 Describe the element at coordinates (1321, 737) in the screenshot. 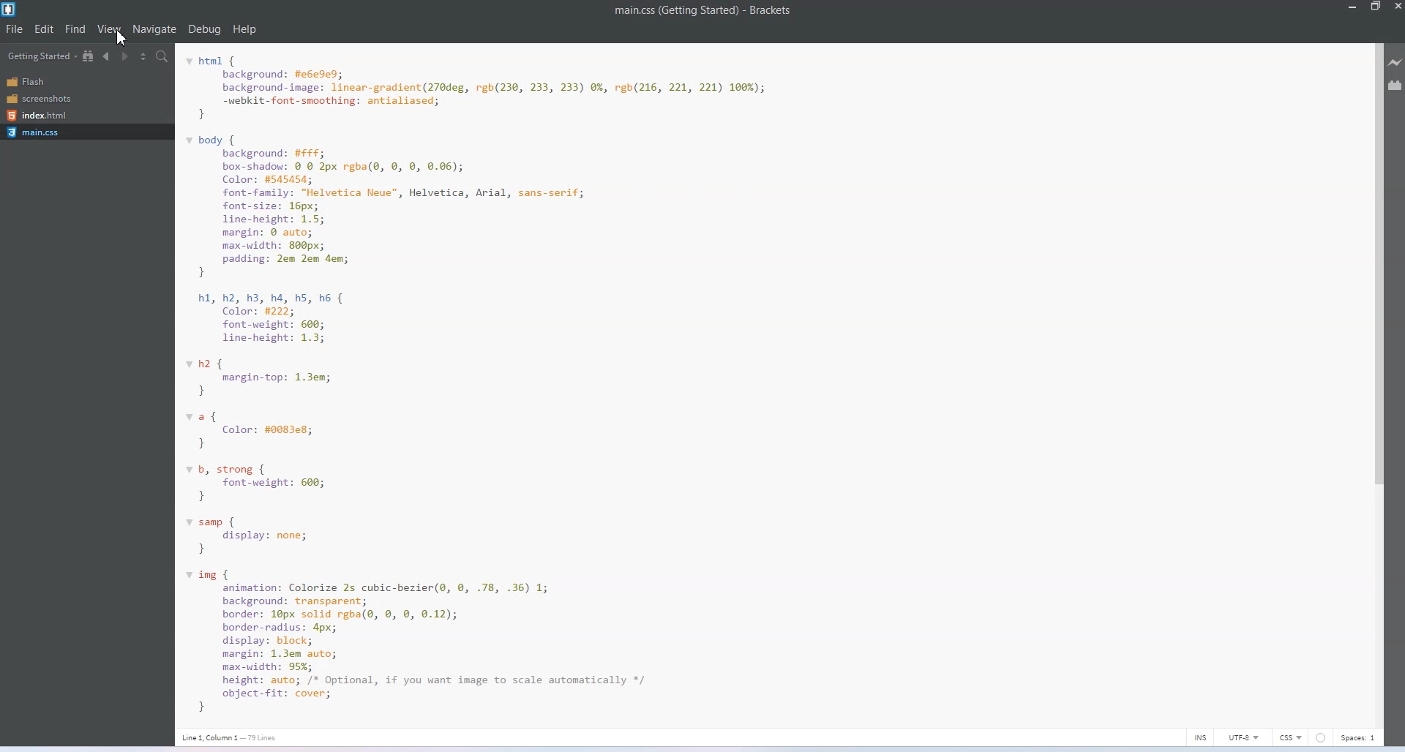

I see `errors` at that location.